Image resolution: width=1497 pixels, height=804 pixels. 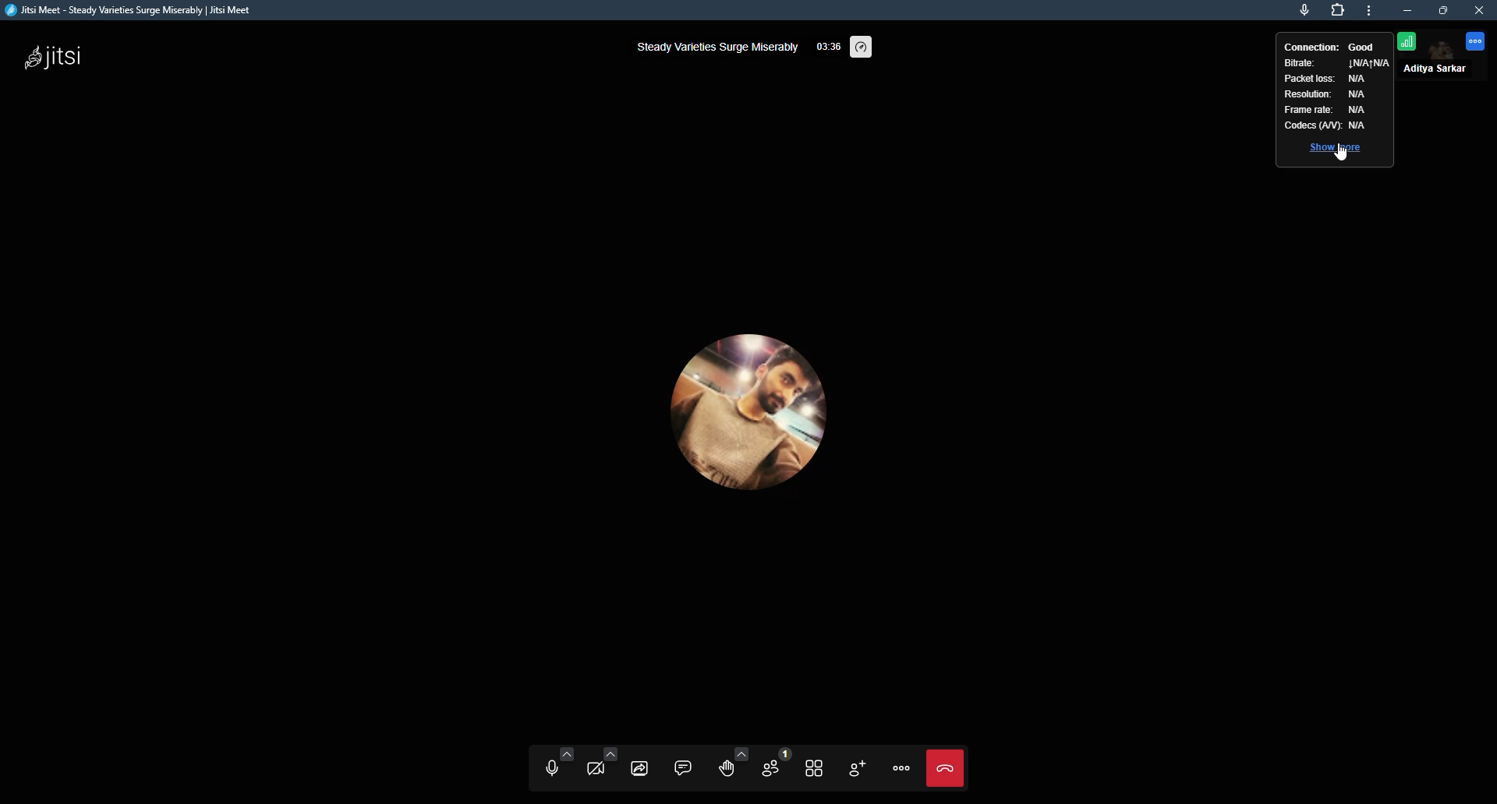 What do you see at coordinates (727, 768) in the screenshot?
I see `raise hand` at bounding box center [727, 768].